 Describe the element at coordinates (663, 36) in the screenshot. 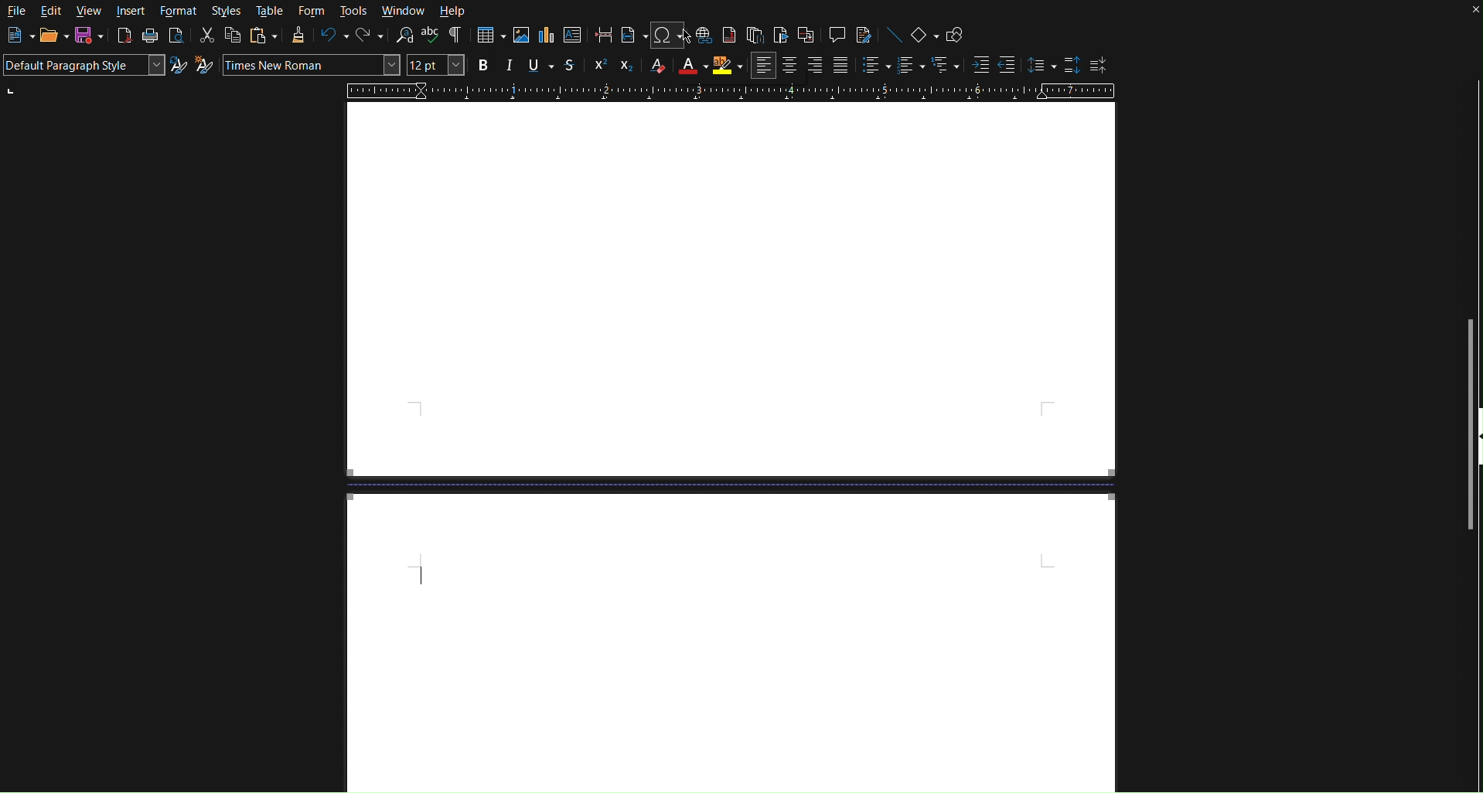

I see `Insert Special Characters` at that location.